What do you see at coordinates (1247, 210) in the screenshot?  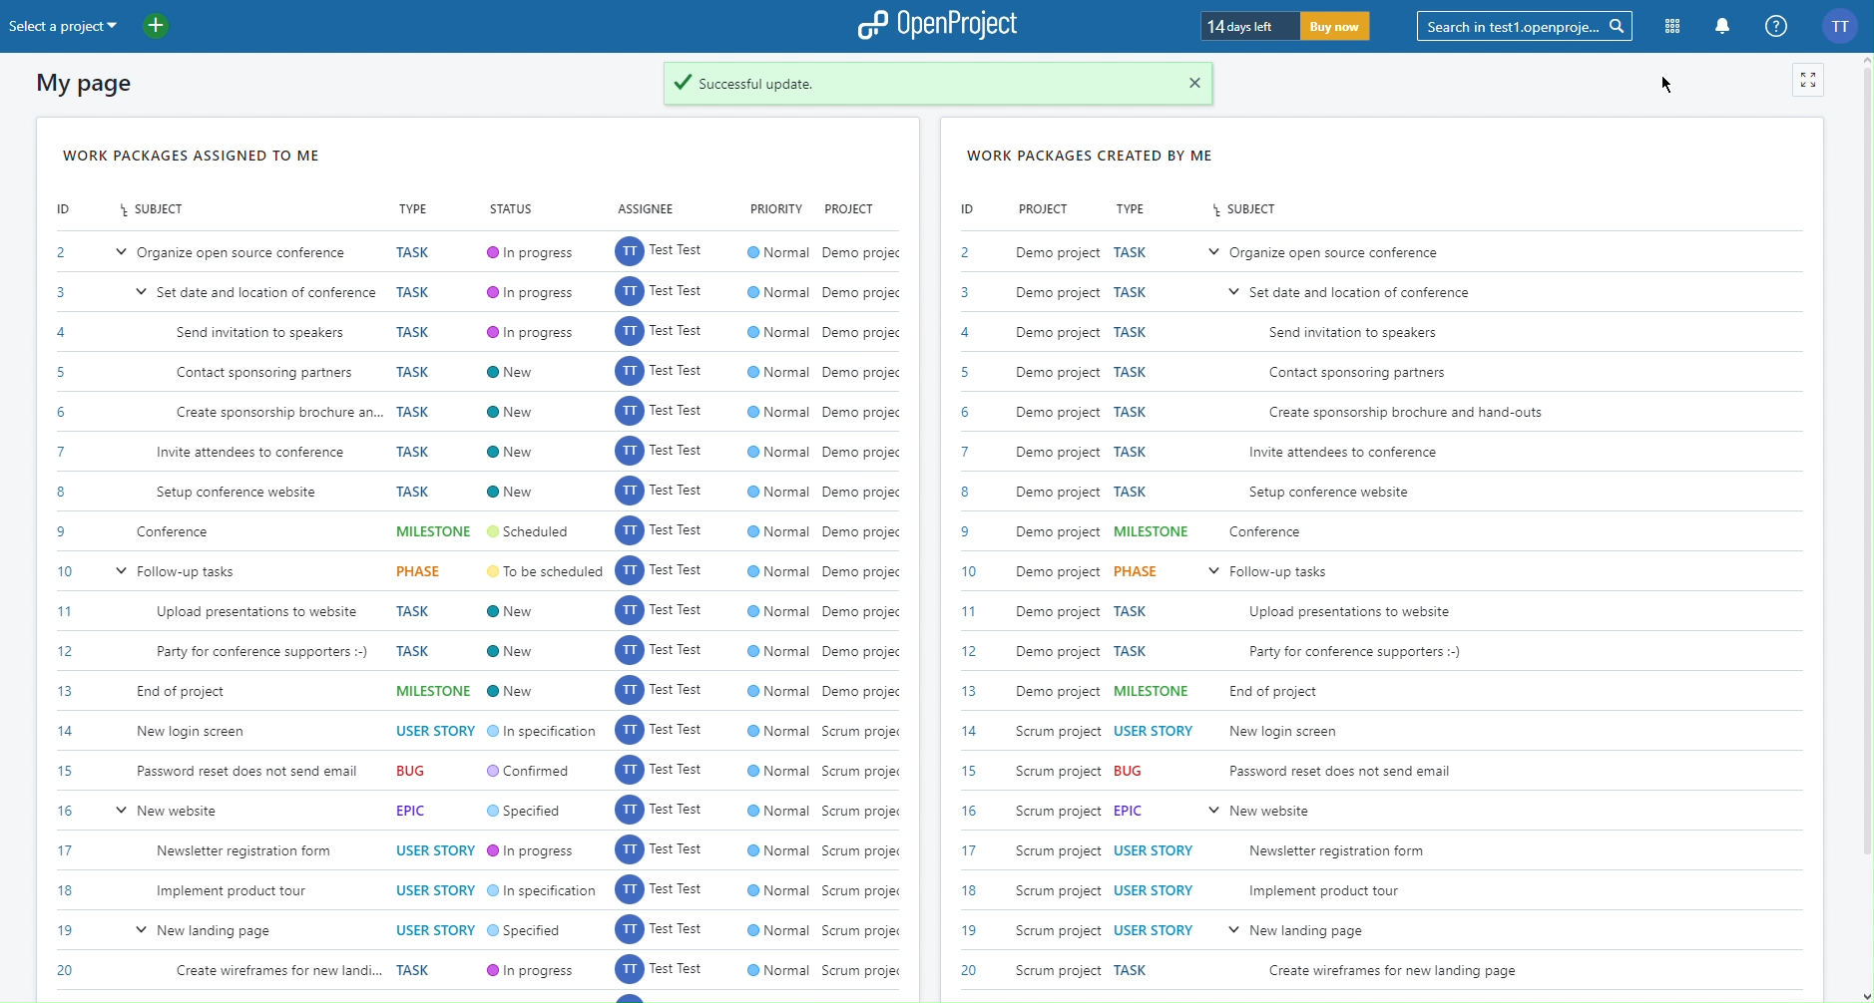 I see `Subject` at bounding box center [1247, 210].